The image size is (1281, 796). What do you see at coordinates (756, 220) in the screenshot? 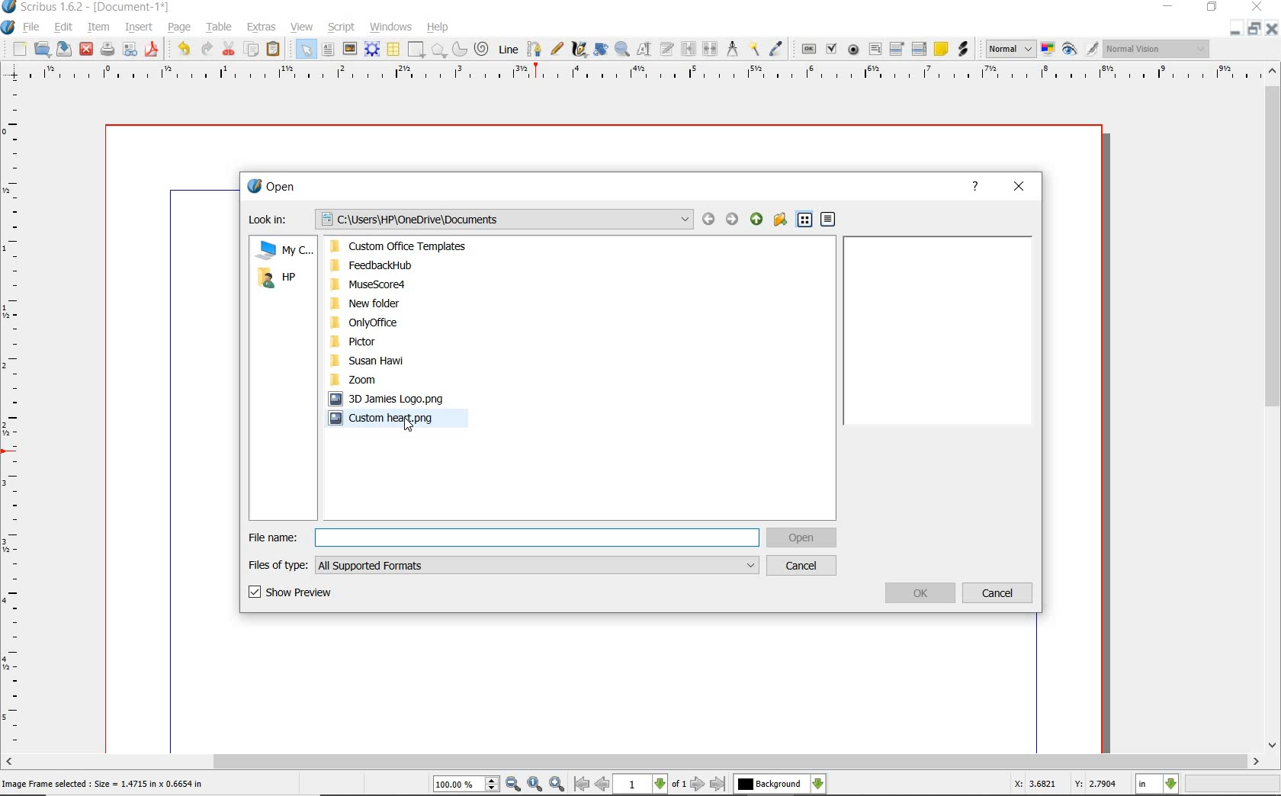
I see `up` at bounding box center [756, 220].